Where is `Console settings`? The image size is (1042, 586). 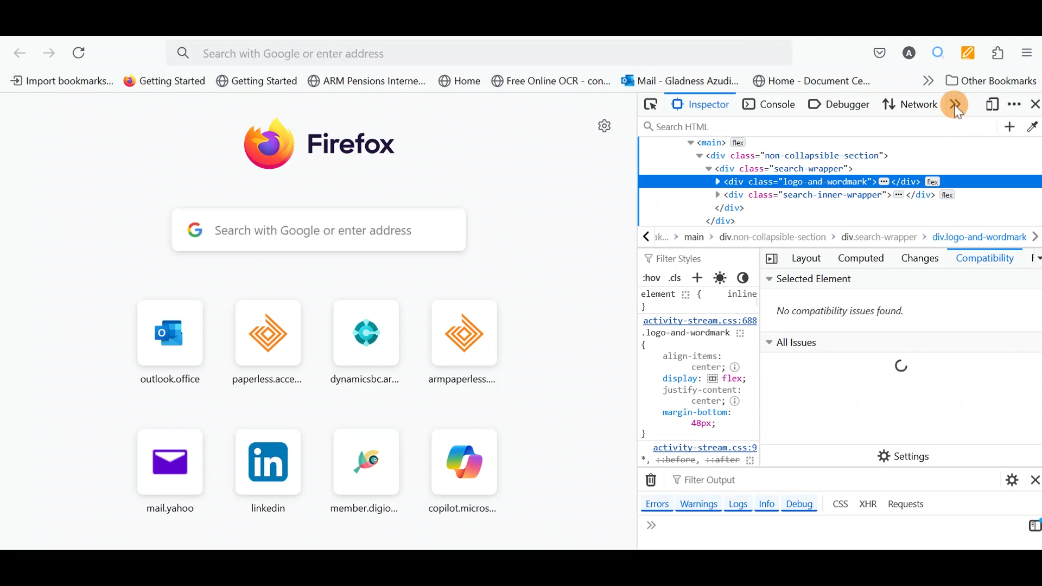 Console settings is located at coordinates (1007, 478).